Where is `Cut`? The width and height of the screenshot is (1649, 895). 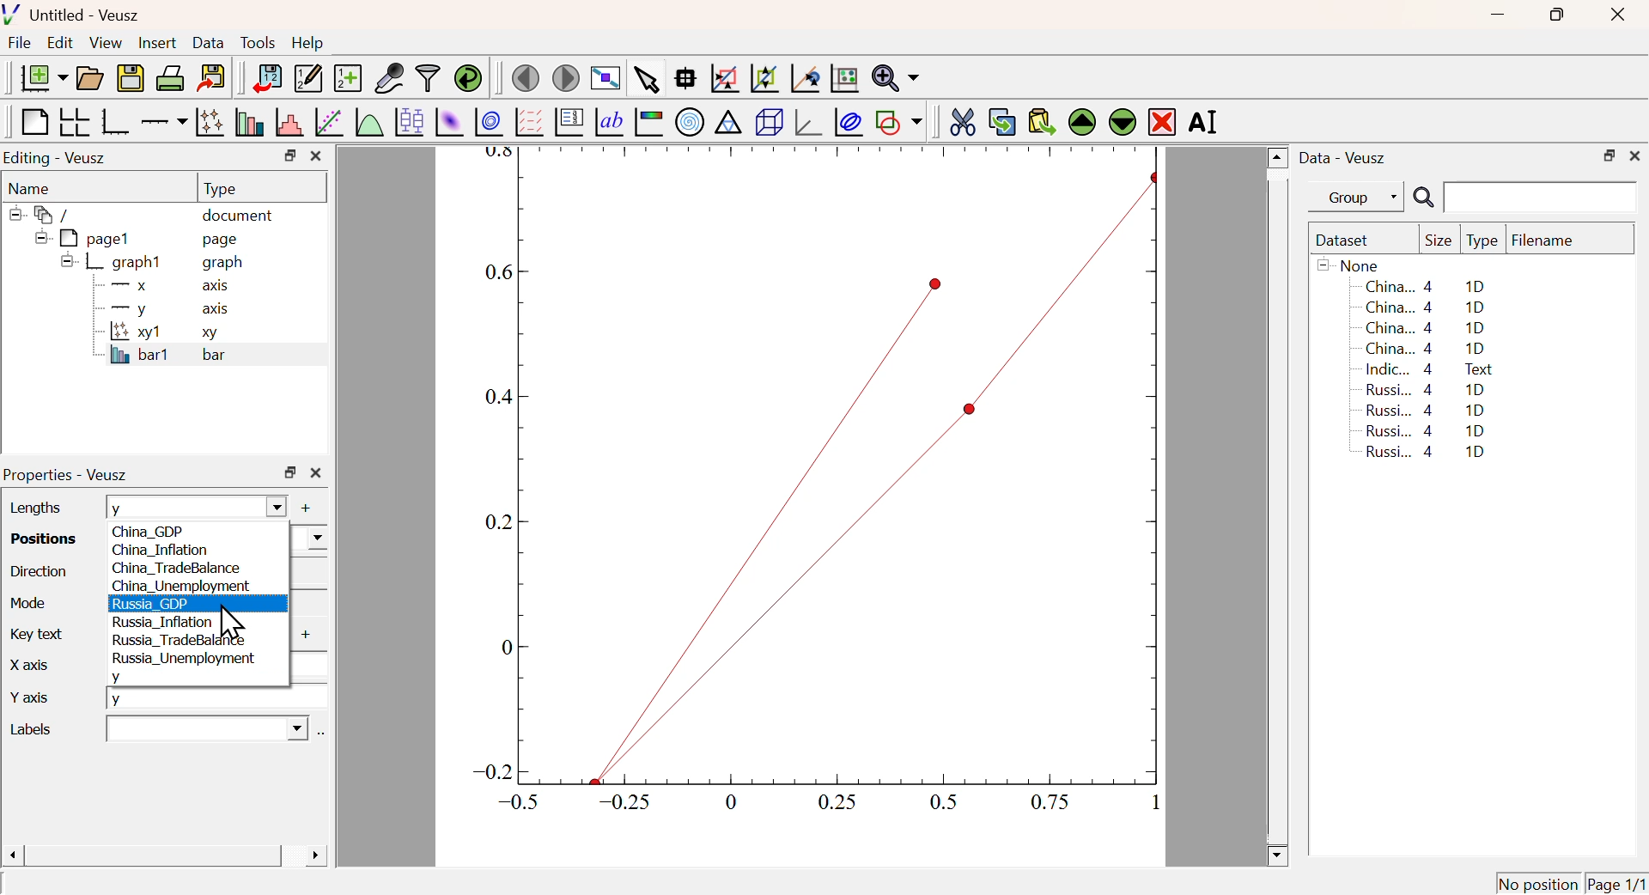
Cut is located at coordinates (962, 120).